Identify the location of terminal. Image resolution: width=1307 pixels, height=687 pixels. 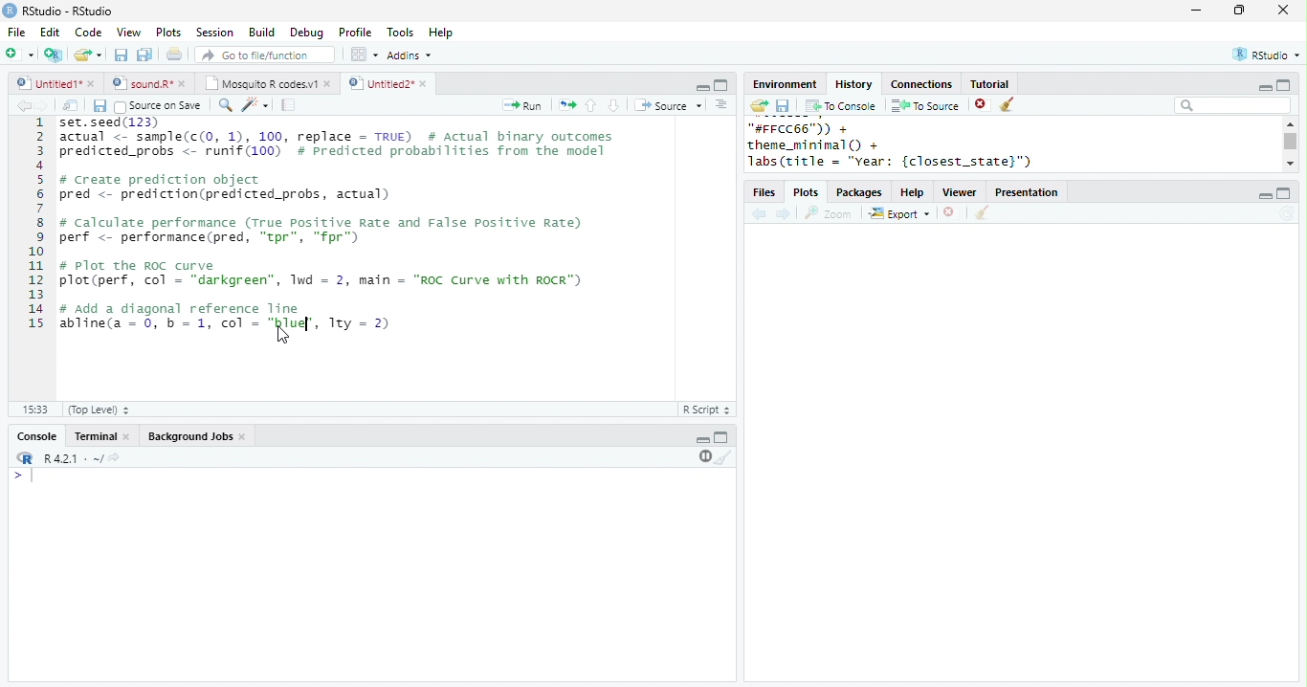
(93, 437).